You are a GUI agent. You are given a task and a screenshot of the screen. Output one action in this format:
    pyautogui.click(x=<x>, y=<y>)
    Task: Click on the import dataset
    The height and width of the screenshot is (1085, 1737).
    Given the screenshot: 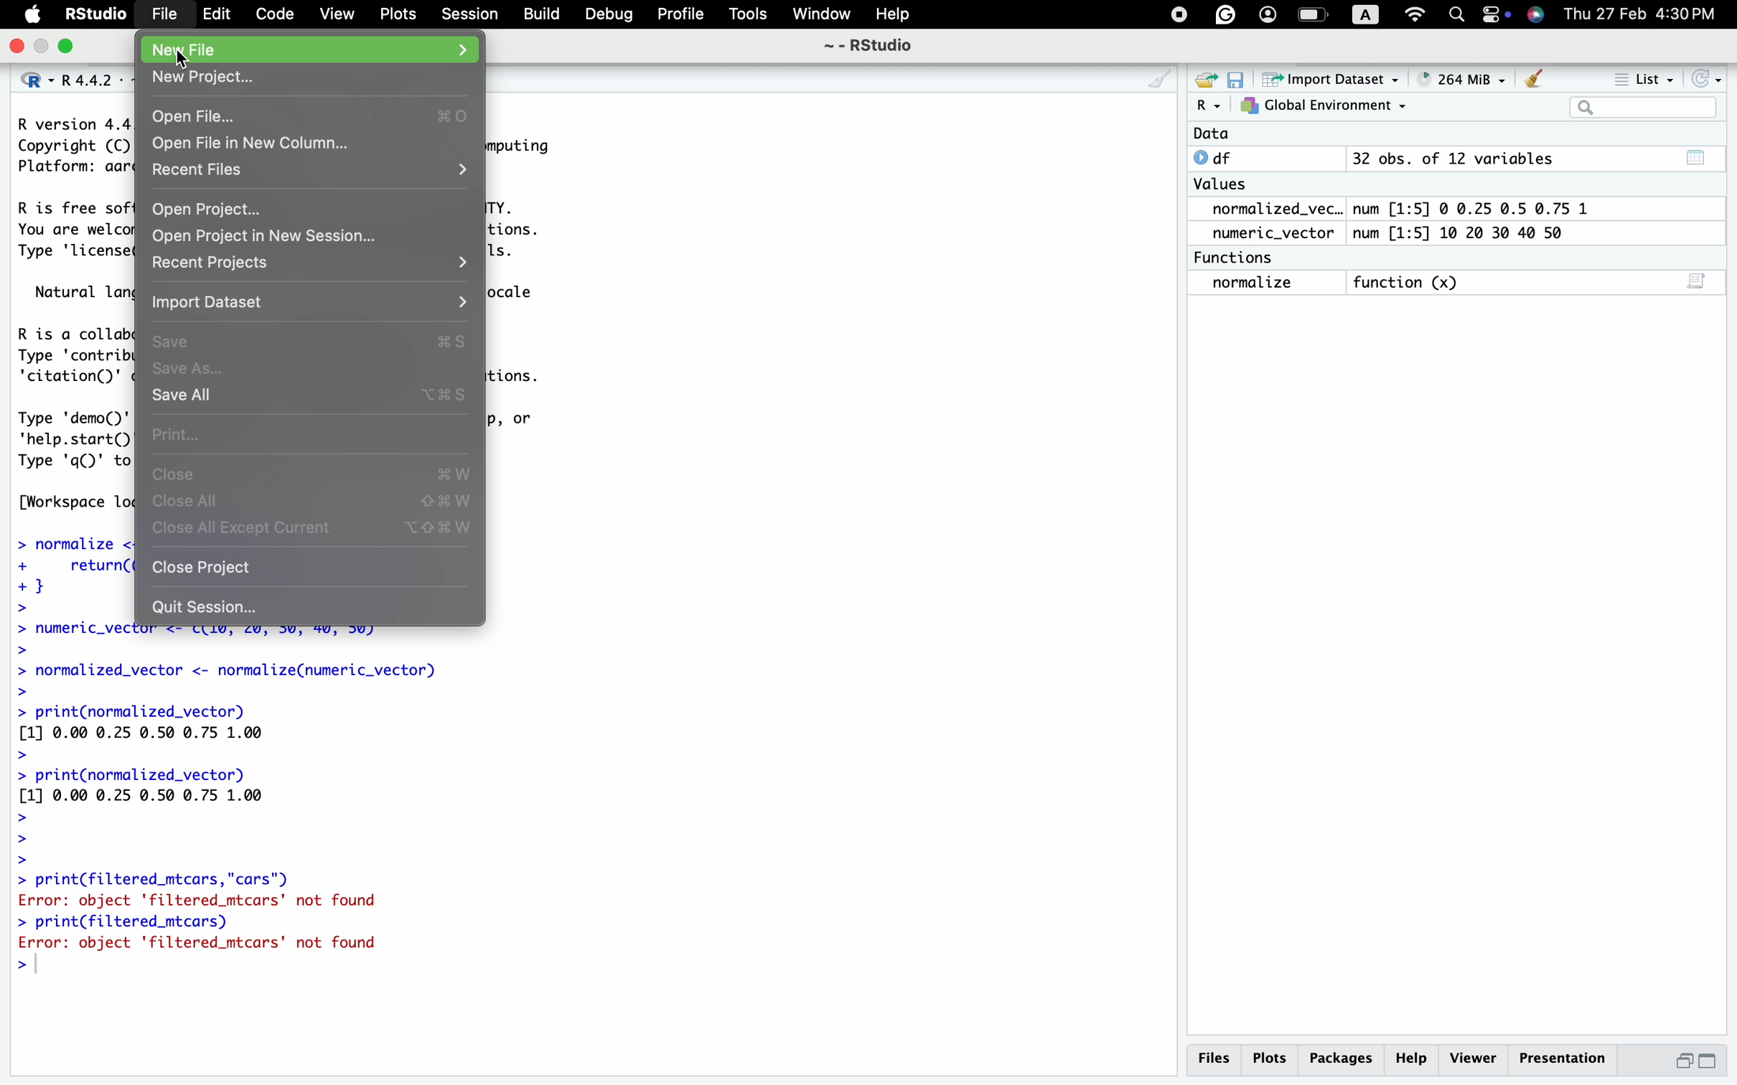 What is the action you would take?
    pyautogui.click(x=1340, y=80)
    